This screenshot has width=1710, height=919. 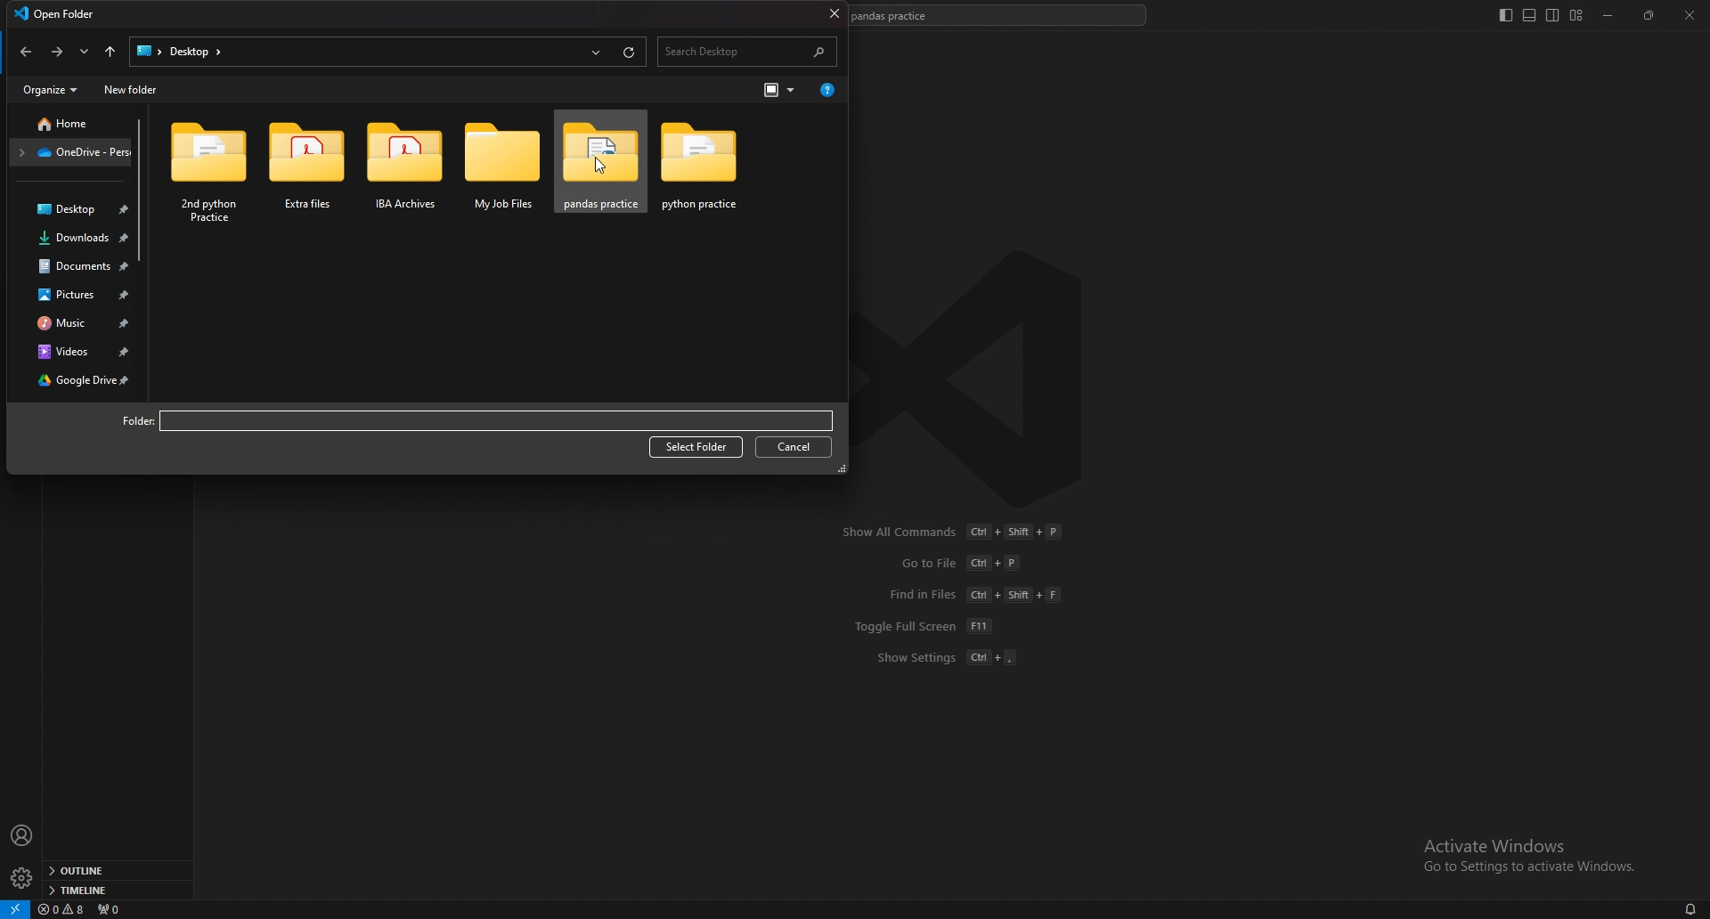 What do you see at coordinates (749, 52) in the screenshot?
I see `search desktop` at bounding box center [749, 52].